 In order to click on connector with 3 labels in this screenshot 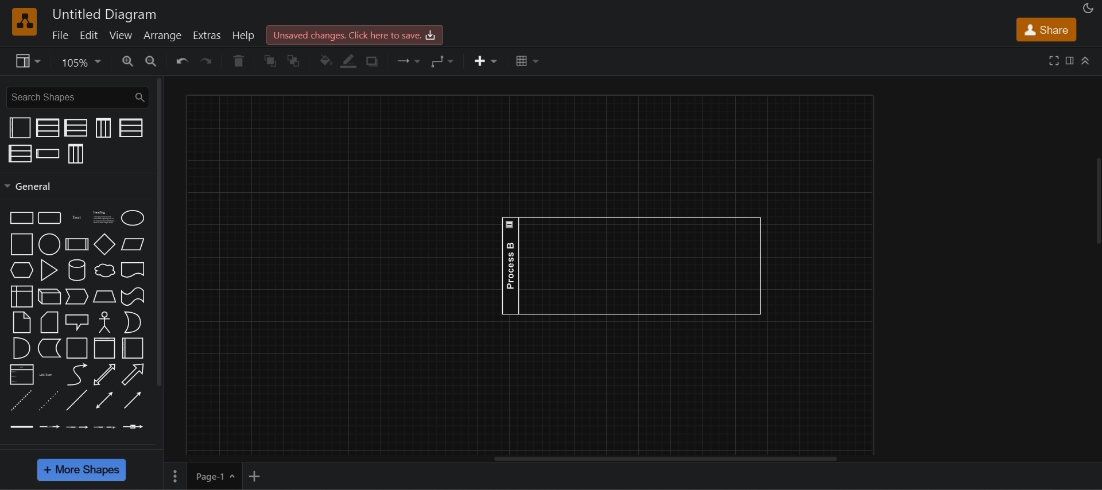, I will do `click(104, 427)`.